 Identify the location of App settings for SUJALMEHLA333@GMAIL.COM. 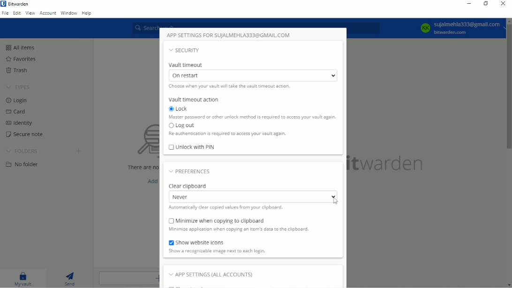
(232, 35).